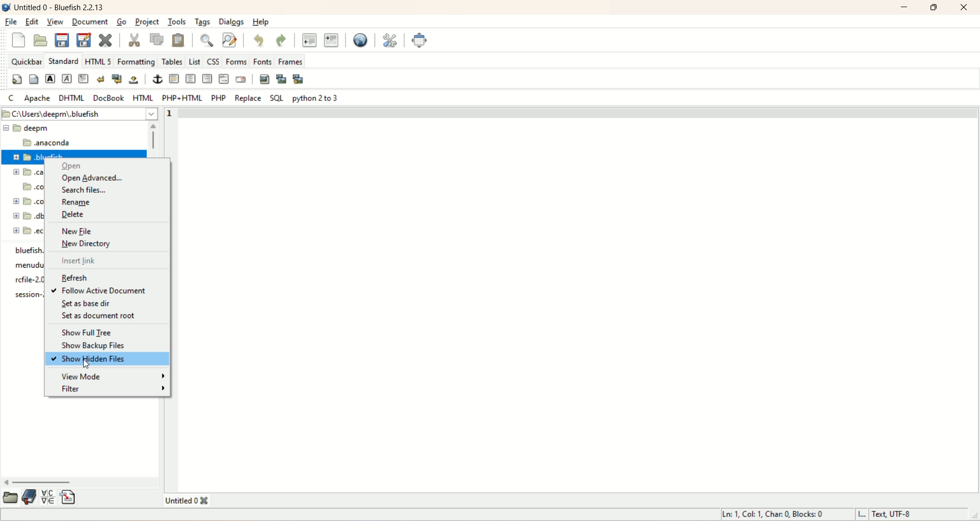 The image size is (980, 521). What do you see at coordinates (12, 497) in the screenshot?
I see `open` at bounding box center [12, 497].